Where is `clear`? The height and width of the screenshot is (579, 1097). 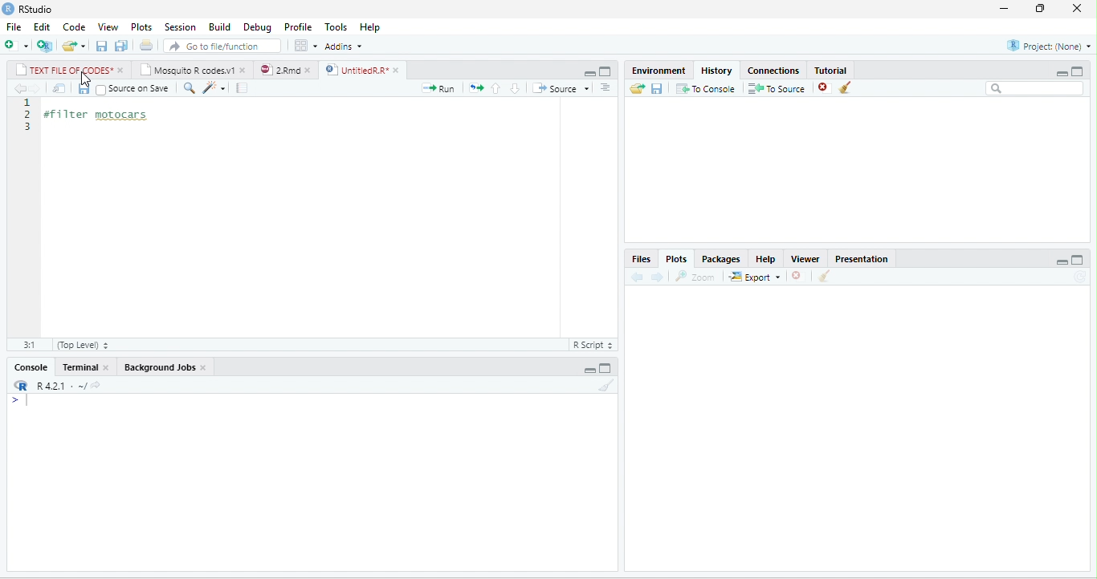 clear is located at coordinates (607, 385).